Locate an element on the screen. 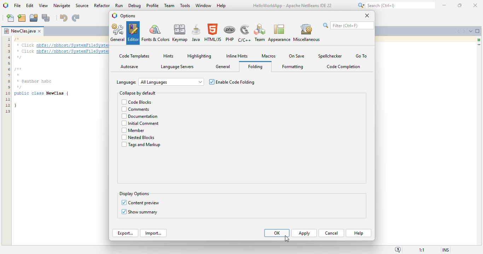  maximize is located at coordinates (460, 5).